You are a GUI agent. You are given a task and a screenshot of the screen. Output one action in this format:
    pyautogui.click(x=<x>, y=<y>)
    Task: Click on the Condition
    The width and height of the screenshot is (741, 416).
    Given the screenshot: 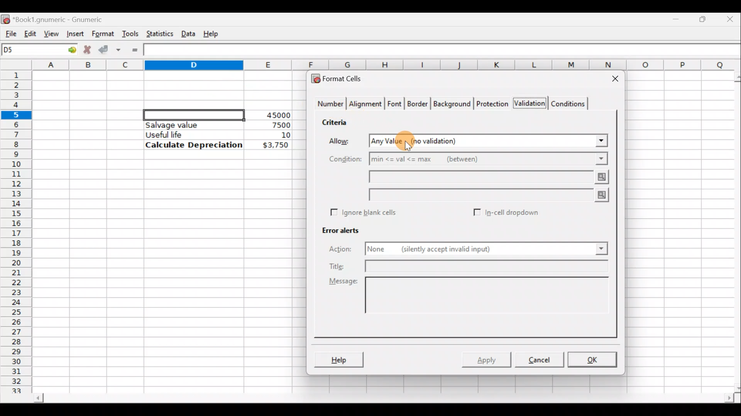 What is the action you would take?
    pyautogui.click(x=345, y=158)
    